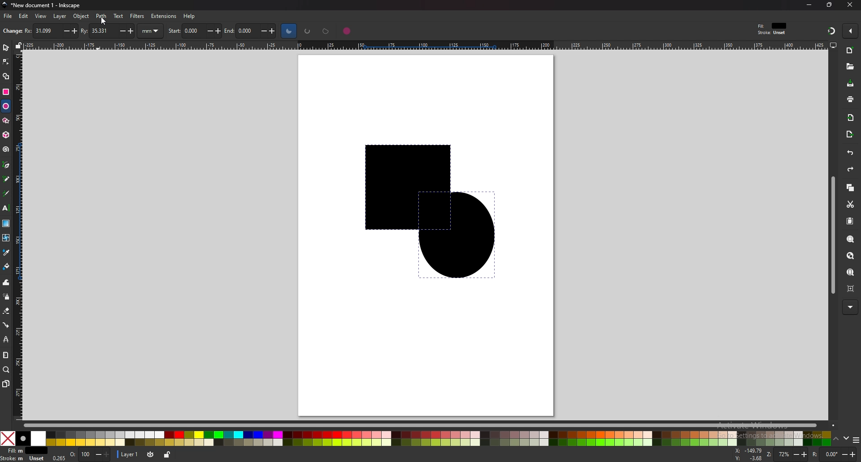 The image size is (861, 462). What do you see at coordinates (851, 239) in the screenshot?
I see `zoom selection` at bounding box center [851, 239].